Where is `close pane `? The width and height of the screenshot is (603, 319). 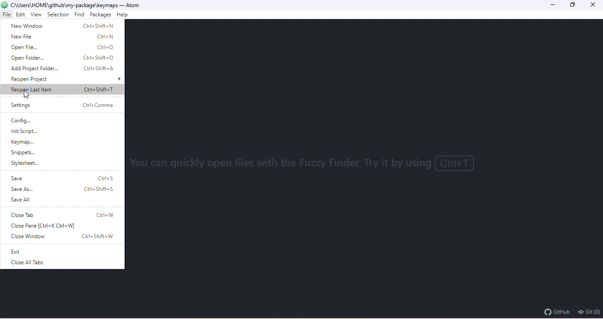
close pane  is located at coordinates (63, 226).